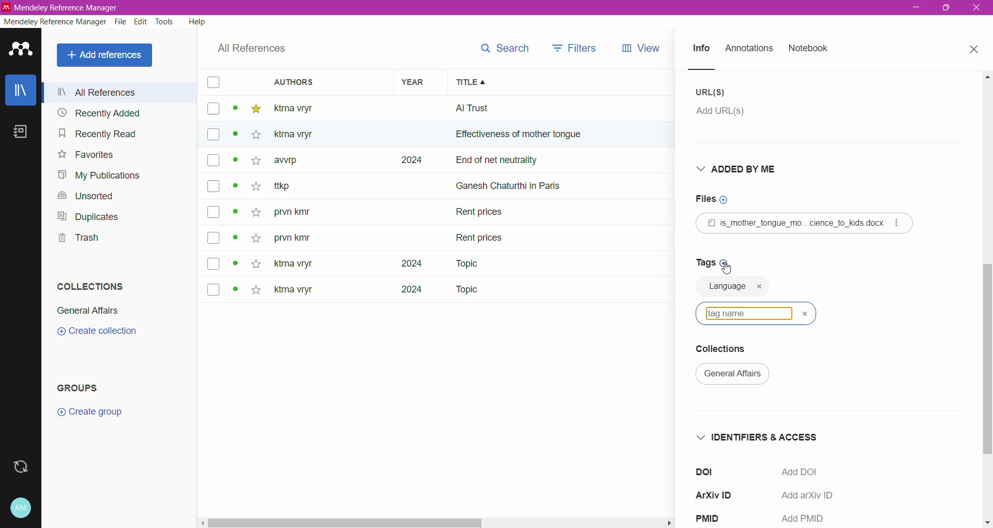 This screenshot has width=993, height=528. Describe the element at coordinates (300, 108) in the screenshot. I see `ktma vtyr` at that location.